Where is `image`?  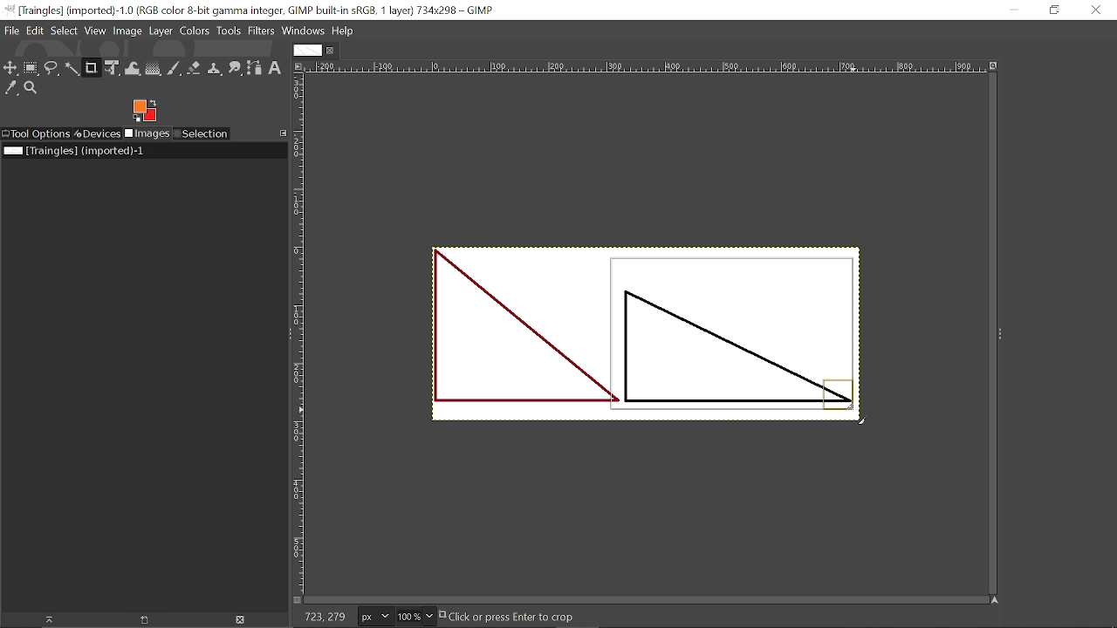
image is located at coordinates (497, 339).